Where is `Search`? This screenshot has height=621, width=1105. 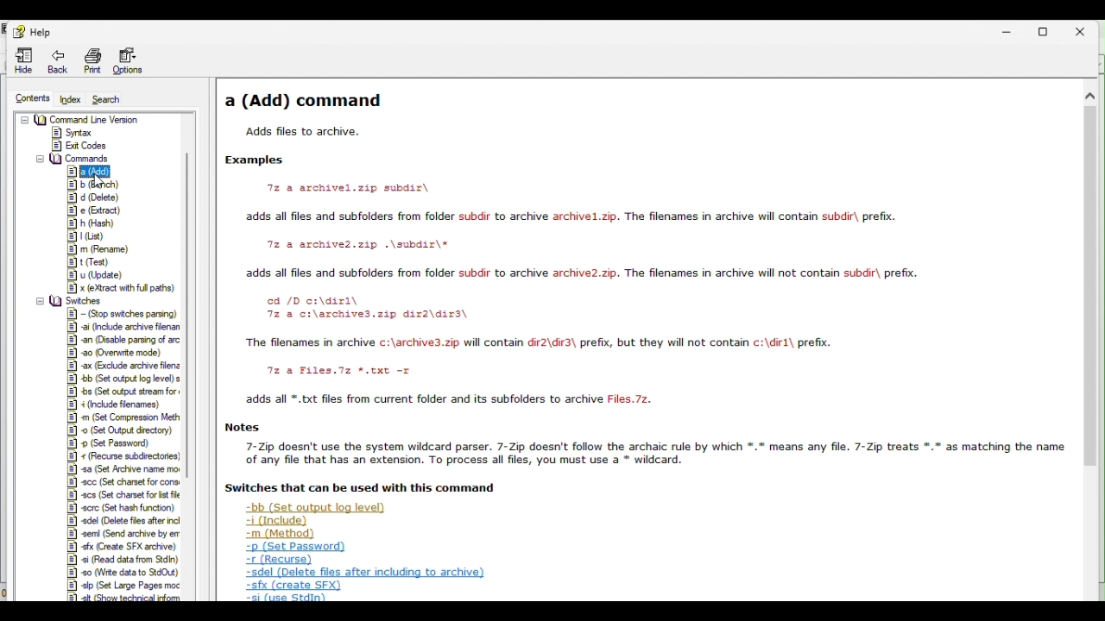
Search is located at coordinates (106, 98).